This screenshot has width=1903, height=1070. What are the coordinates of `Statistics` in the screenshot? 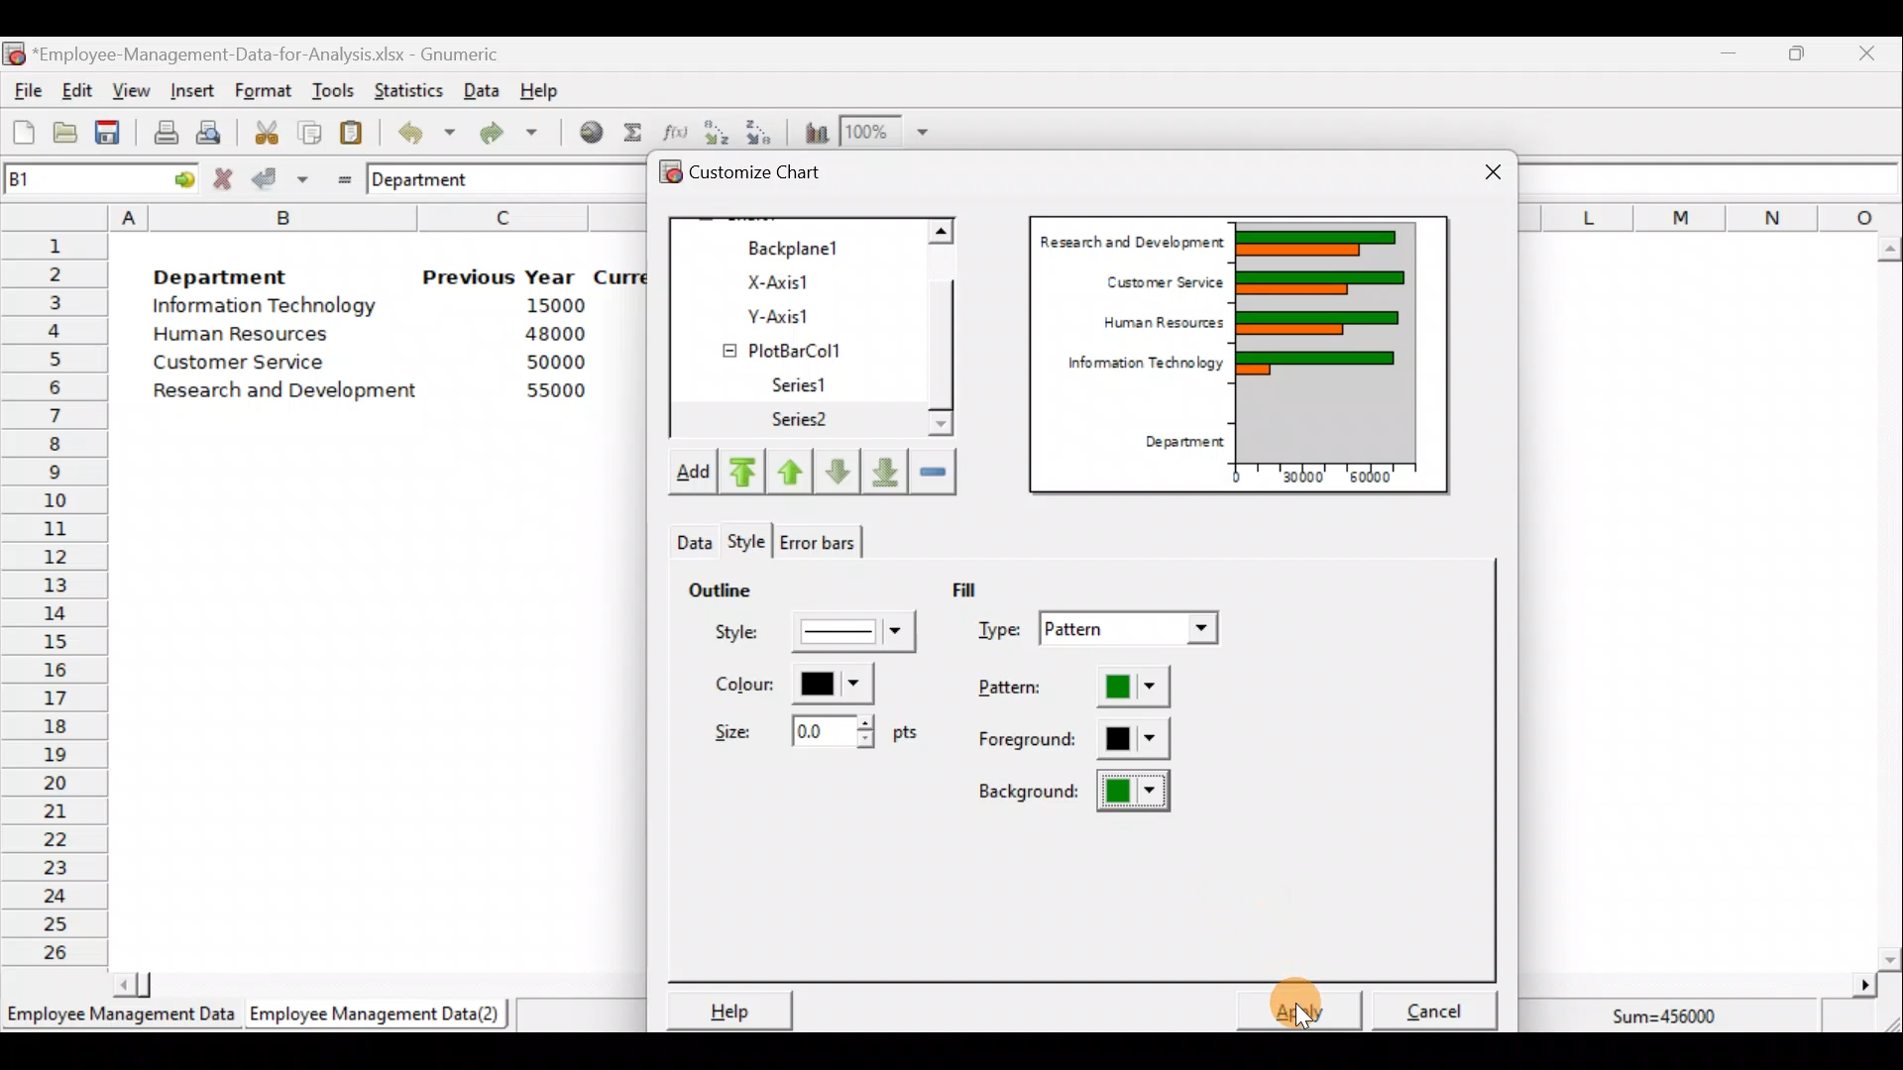 It's located at (404, 88).